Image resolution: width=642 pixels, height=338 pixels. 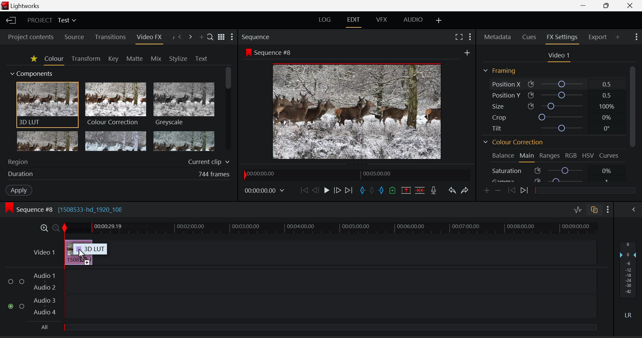 I want to click on Project Timeline Navigator, so click(x=356, y=175).